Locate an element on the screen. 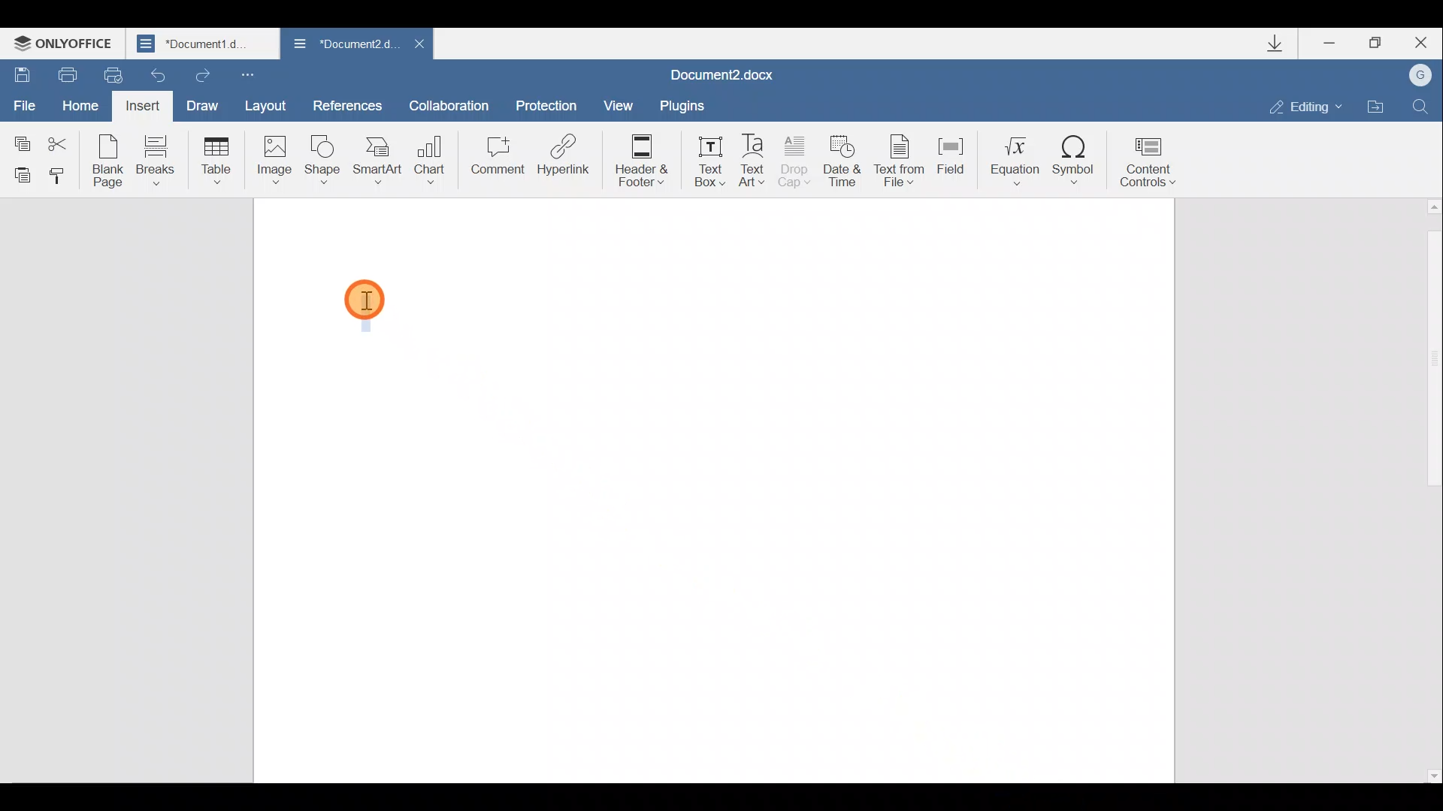 The width and height of the screenshot is (1443, 811). Text from file is located at coordinates (901, 163).